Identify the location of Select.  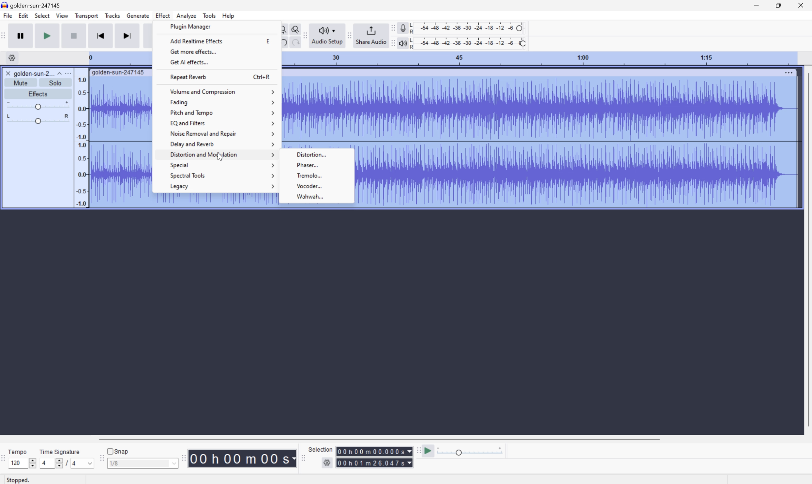
(42, 15).